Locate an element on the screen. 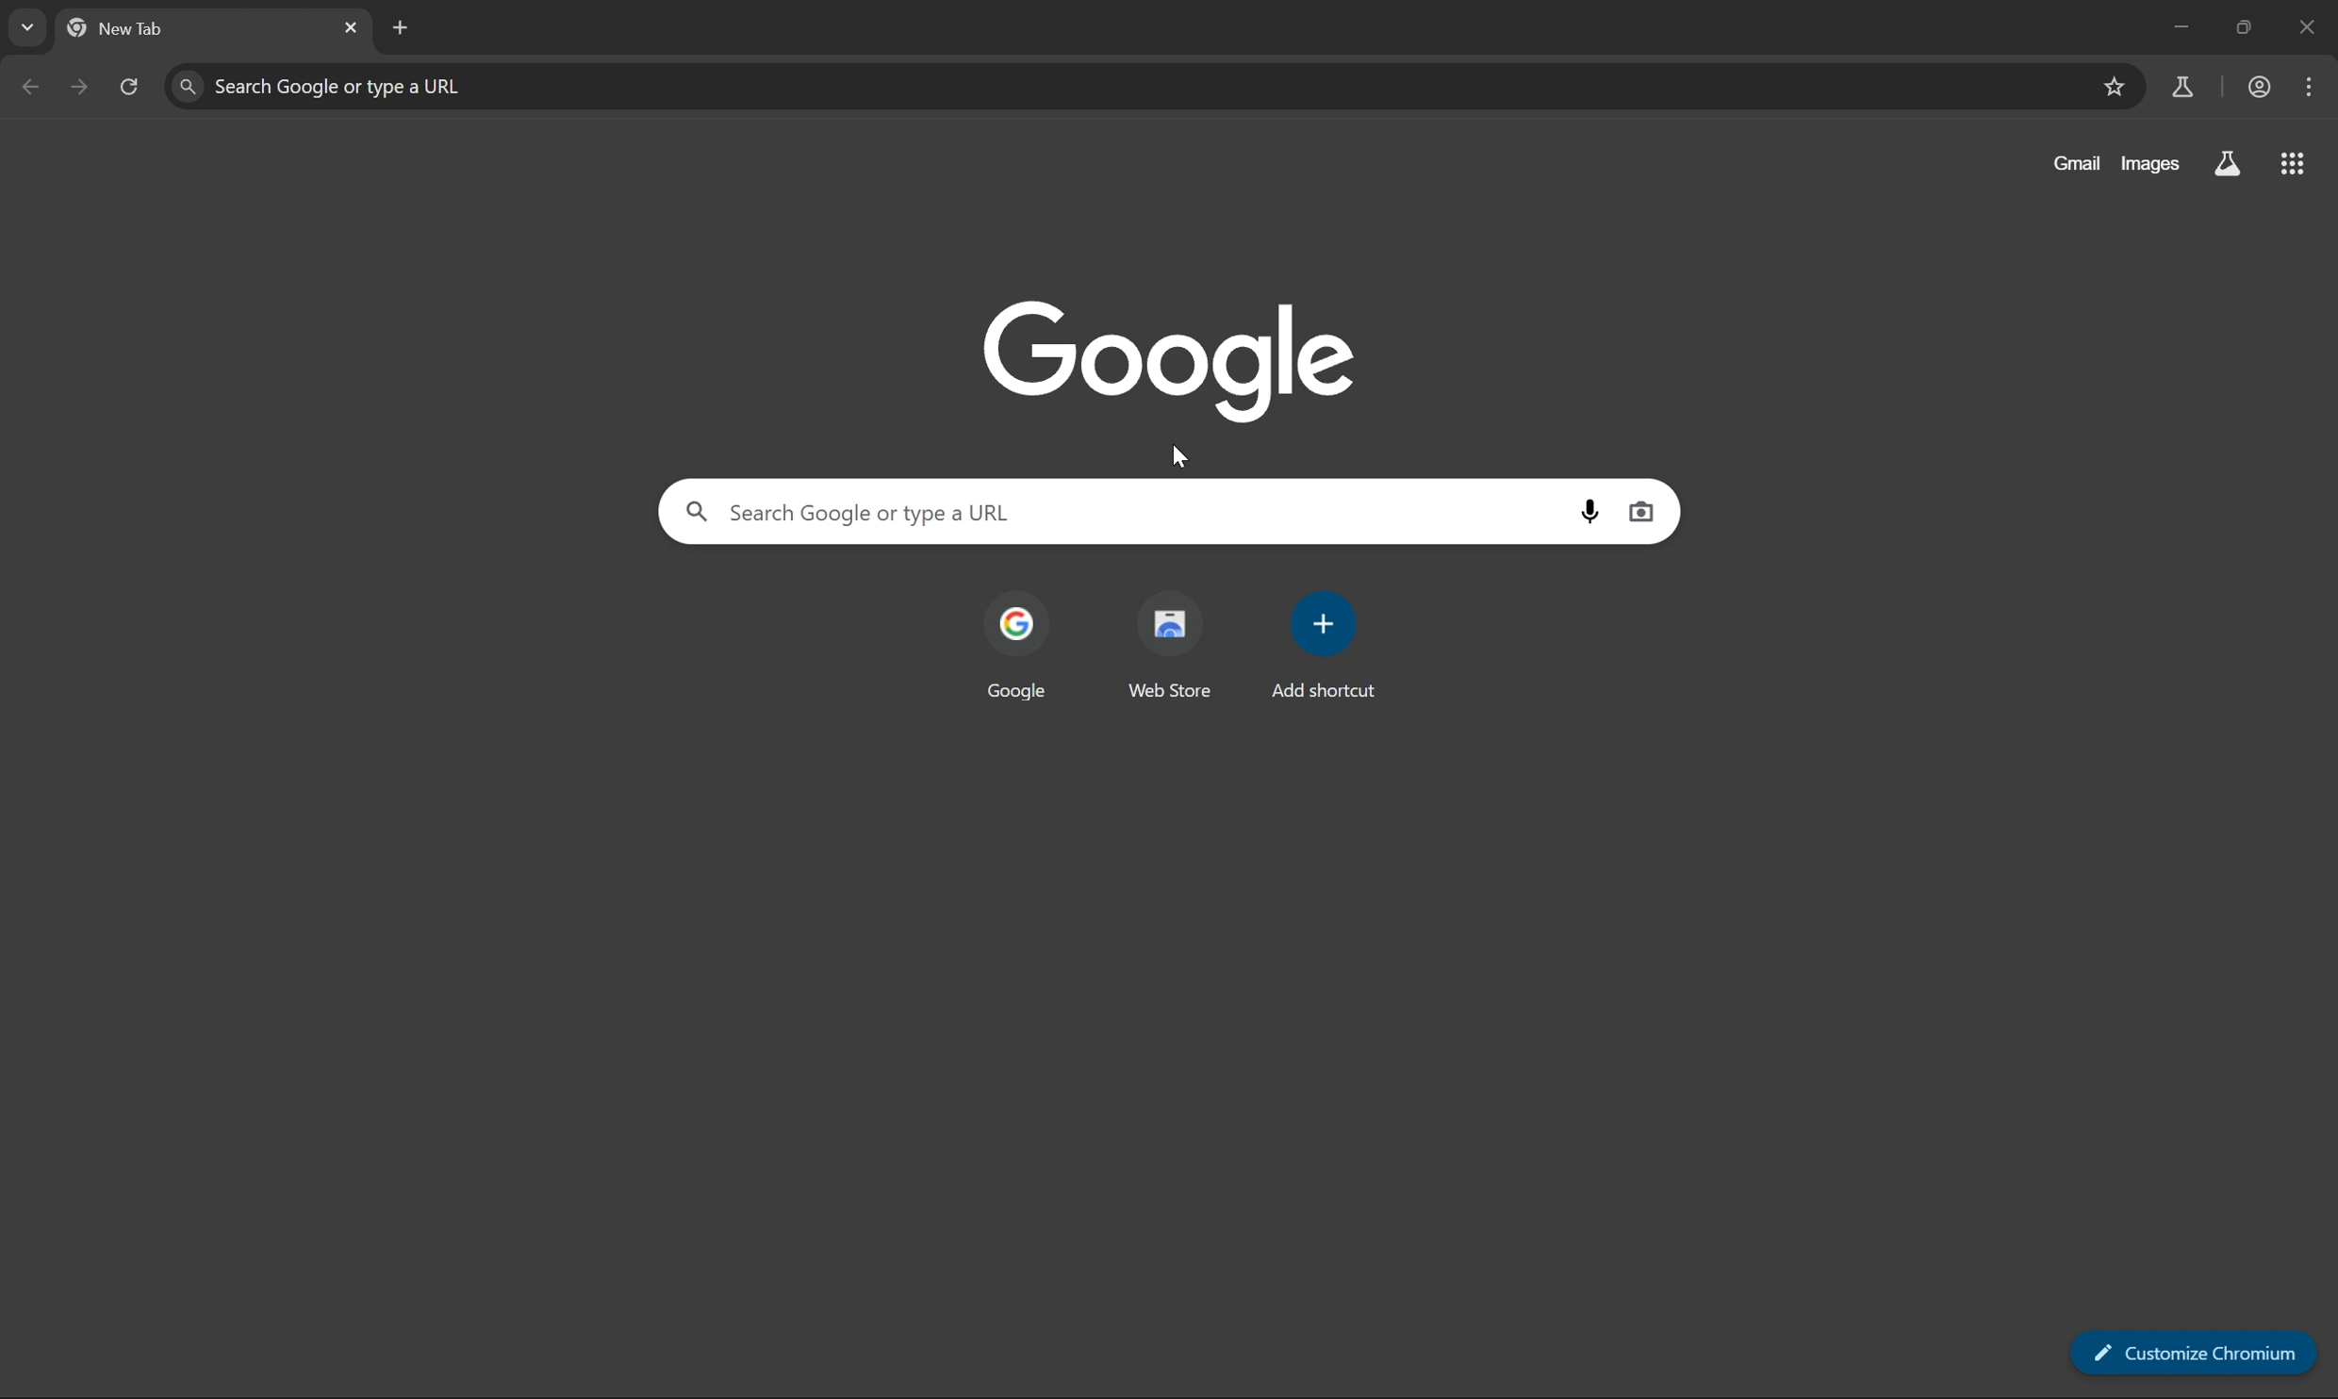  images is located at coordinates (2154, 162).